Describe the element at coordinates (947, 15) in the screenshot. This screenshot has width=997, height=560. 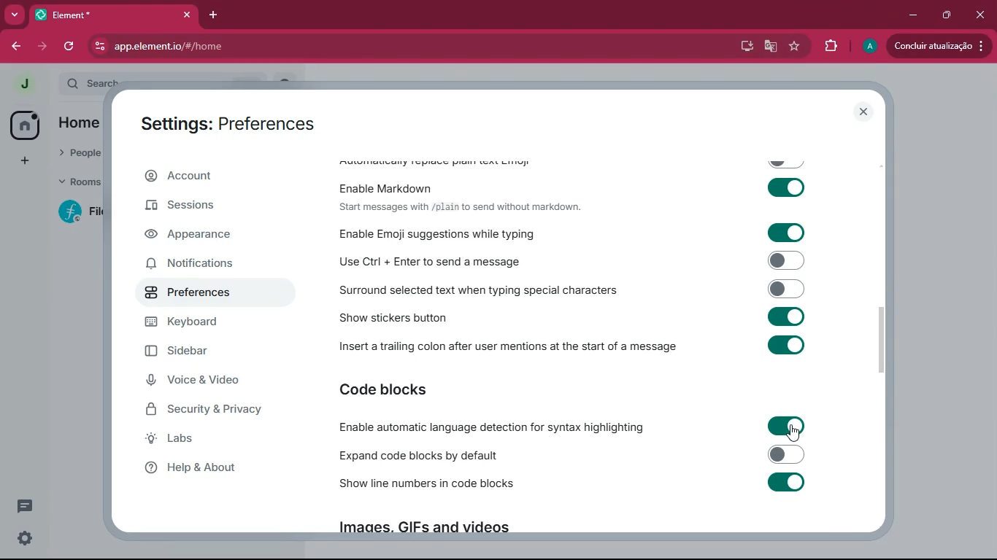
I see `maximize` at that location.